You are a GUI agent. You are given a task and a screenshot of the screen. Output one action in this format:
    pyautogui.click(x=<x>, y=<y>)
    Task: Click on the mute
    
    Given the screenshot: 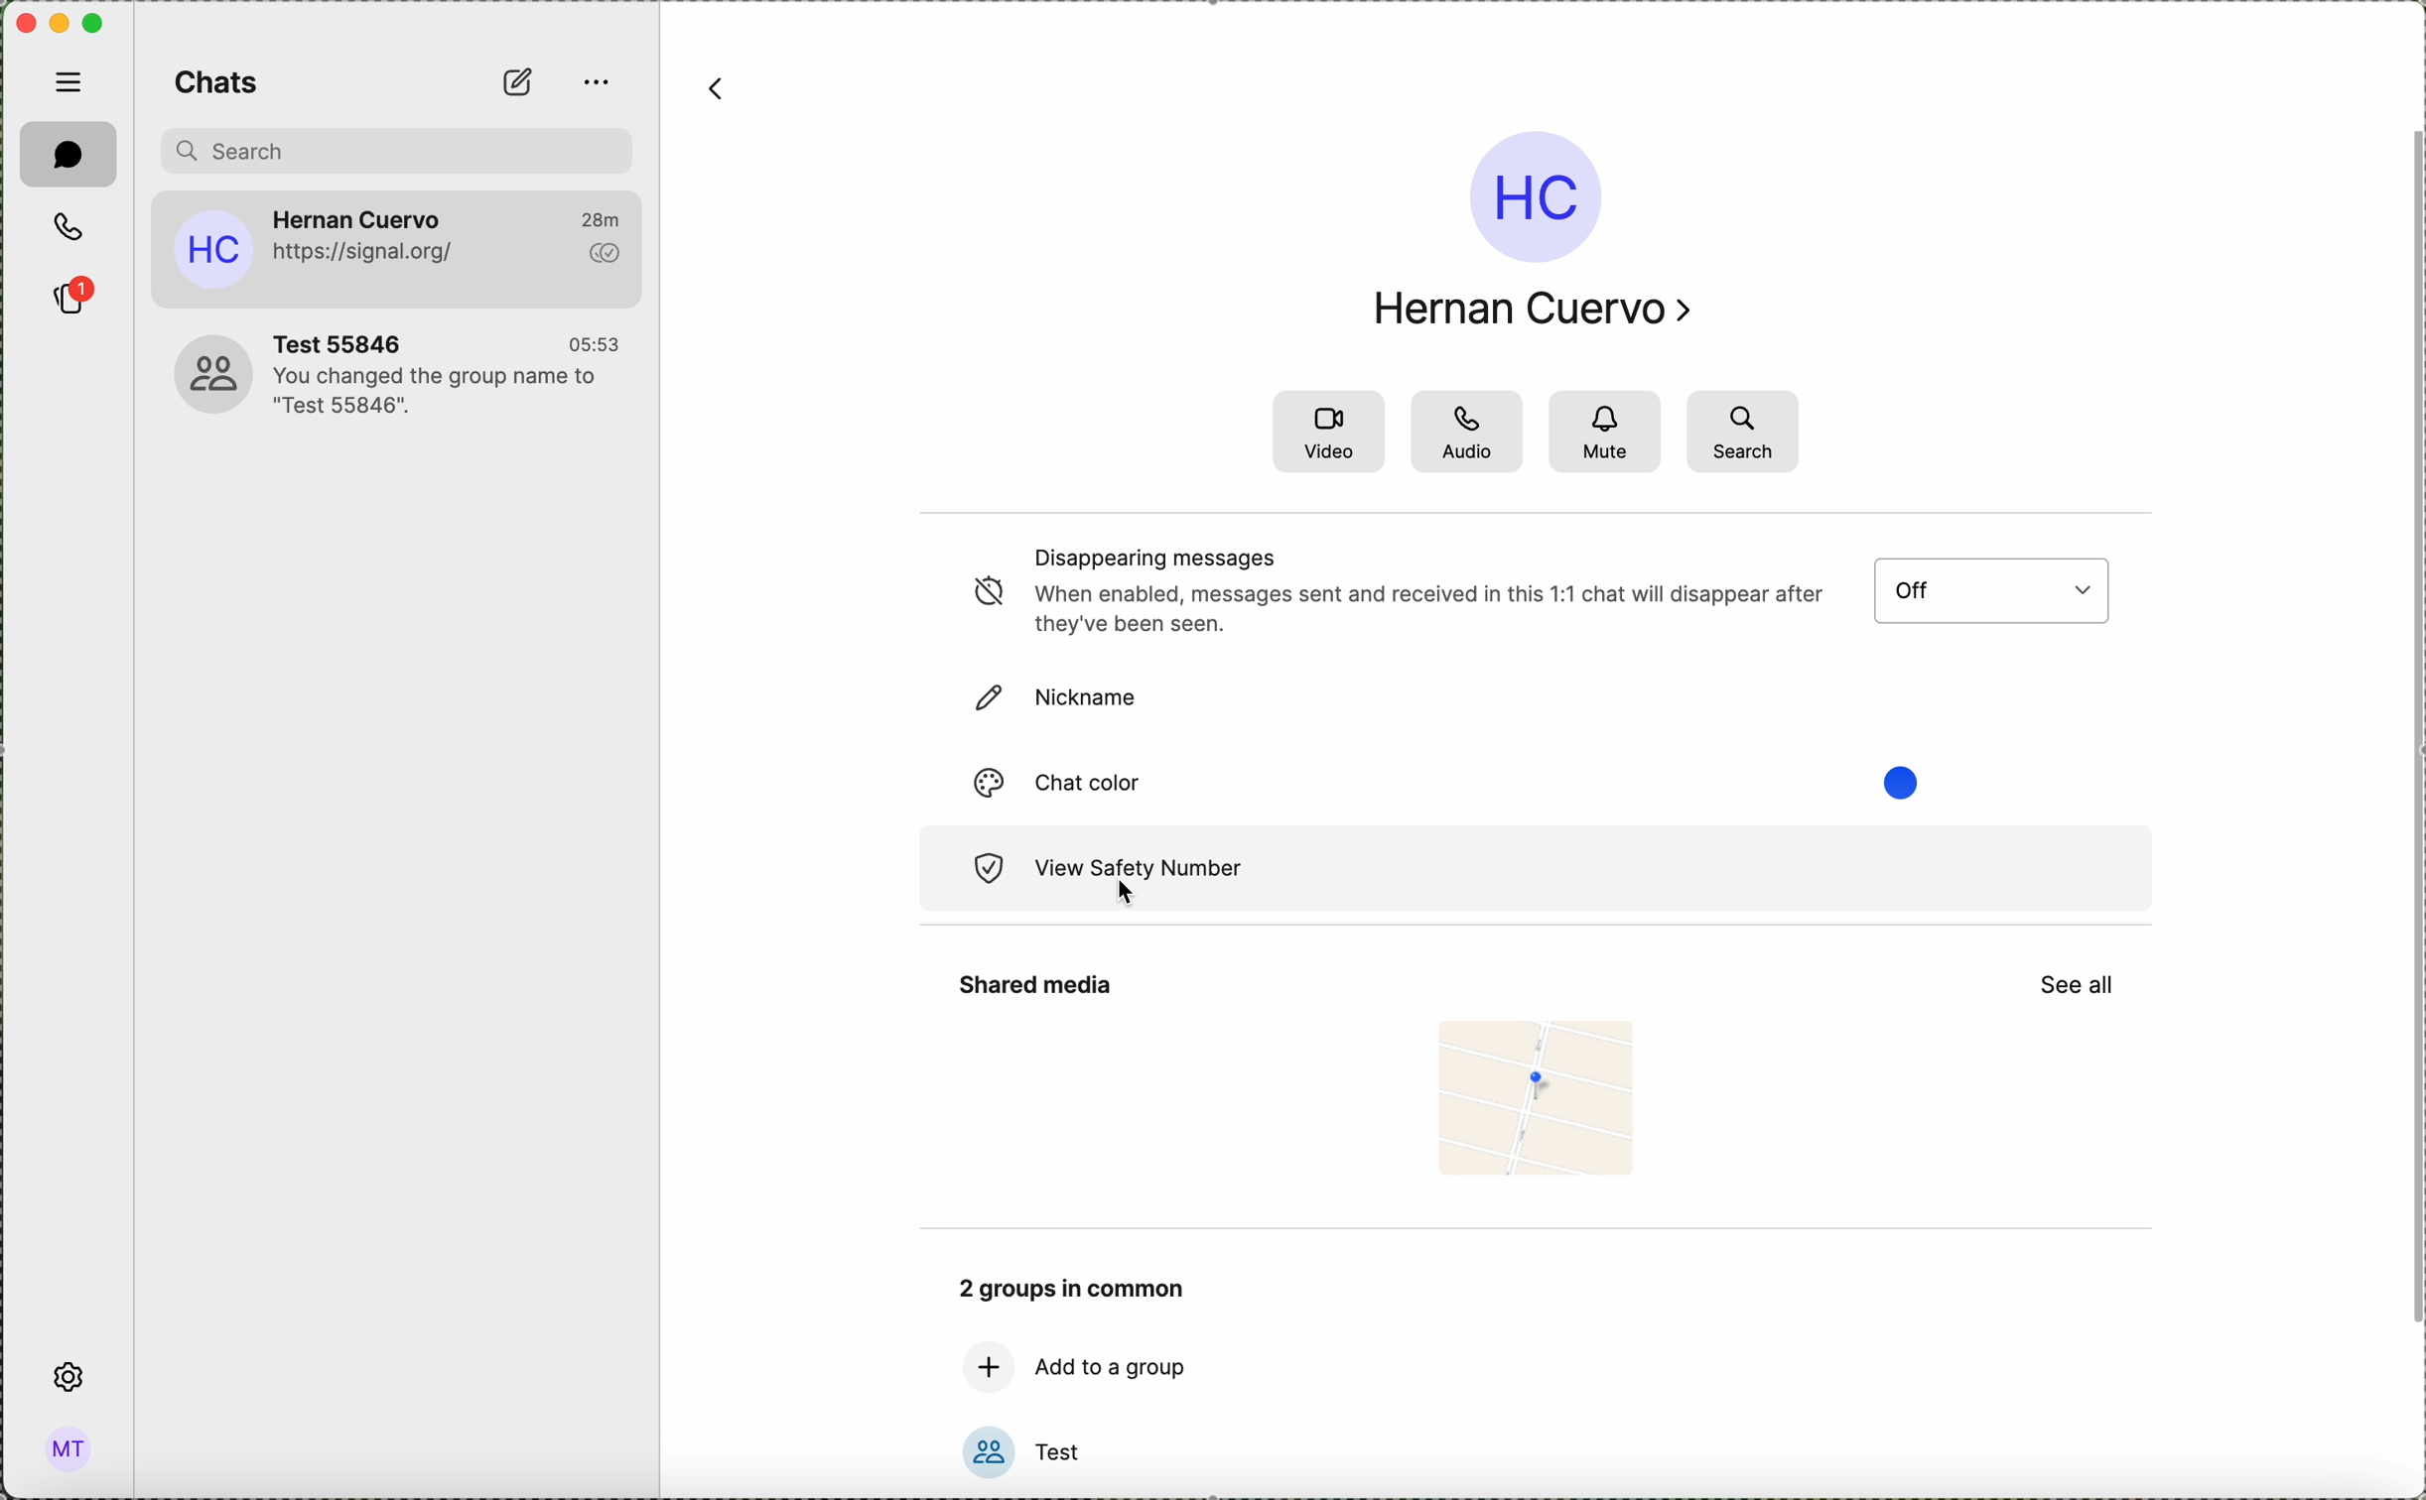 What is the action you would take?
    pyautogui.click(x=1609, y=432)
    